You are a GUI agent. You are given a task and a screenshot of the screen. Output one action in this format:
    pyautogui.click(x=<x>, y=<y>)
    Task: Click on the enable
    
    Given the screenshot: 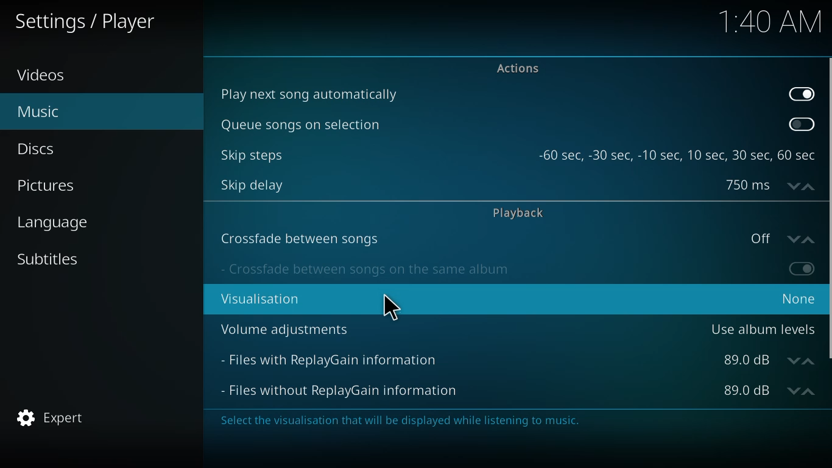 What is the action you would take?
    pyautogui.click(x=799, y=125)
    